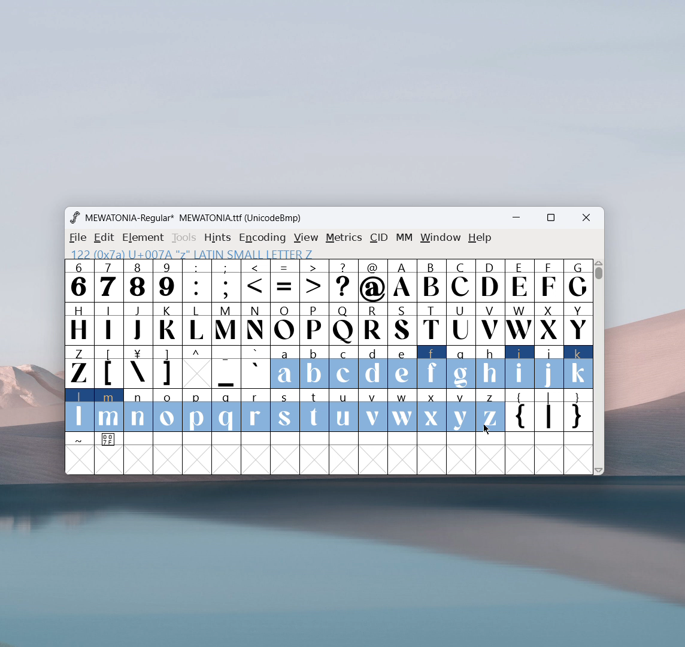 The image size is (685, 647). I want to click on 8, so click(138, 280).